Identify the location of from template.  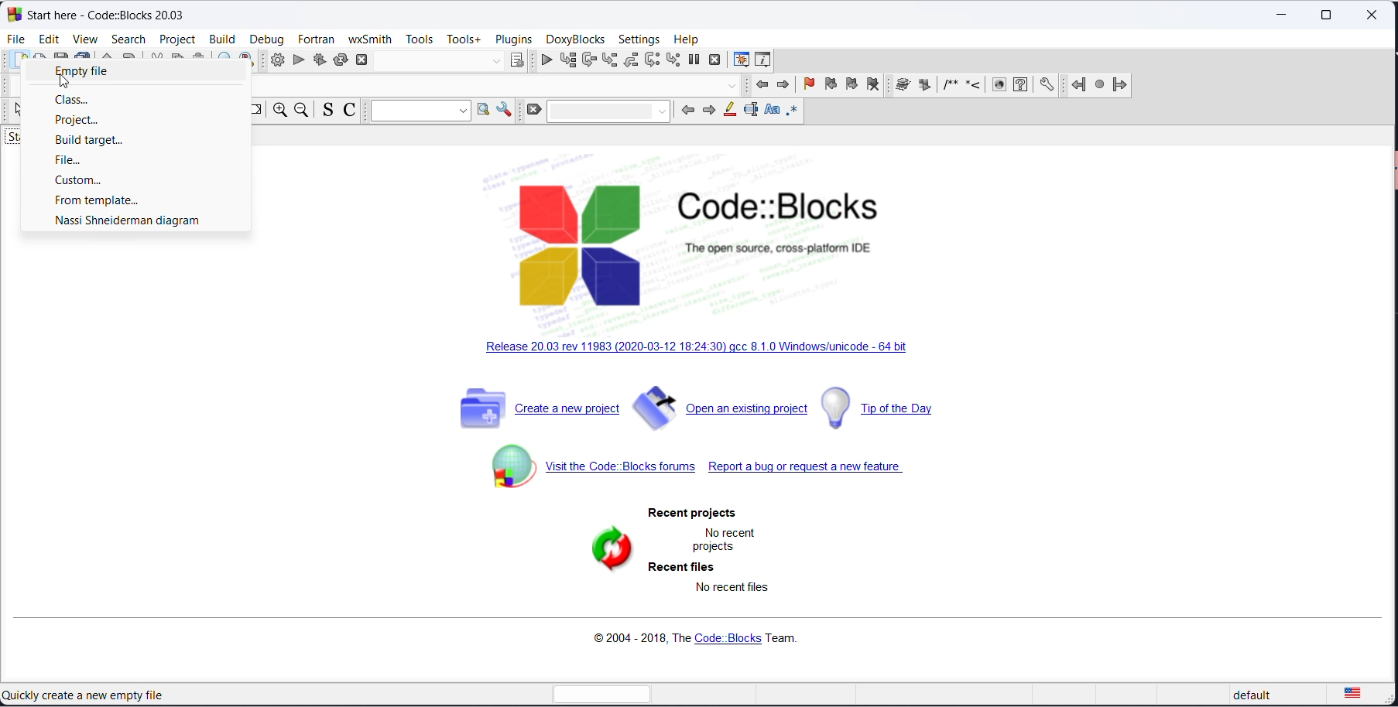
(126, 200).